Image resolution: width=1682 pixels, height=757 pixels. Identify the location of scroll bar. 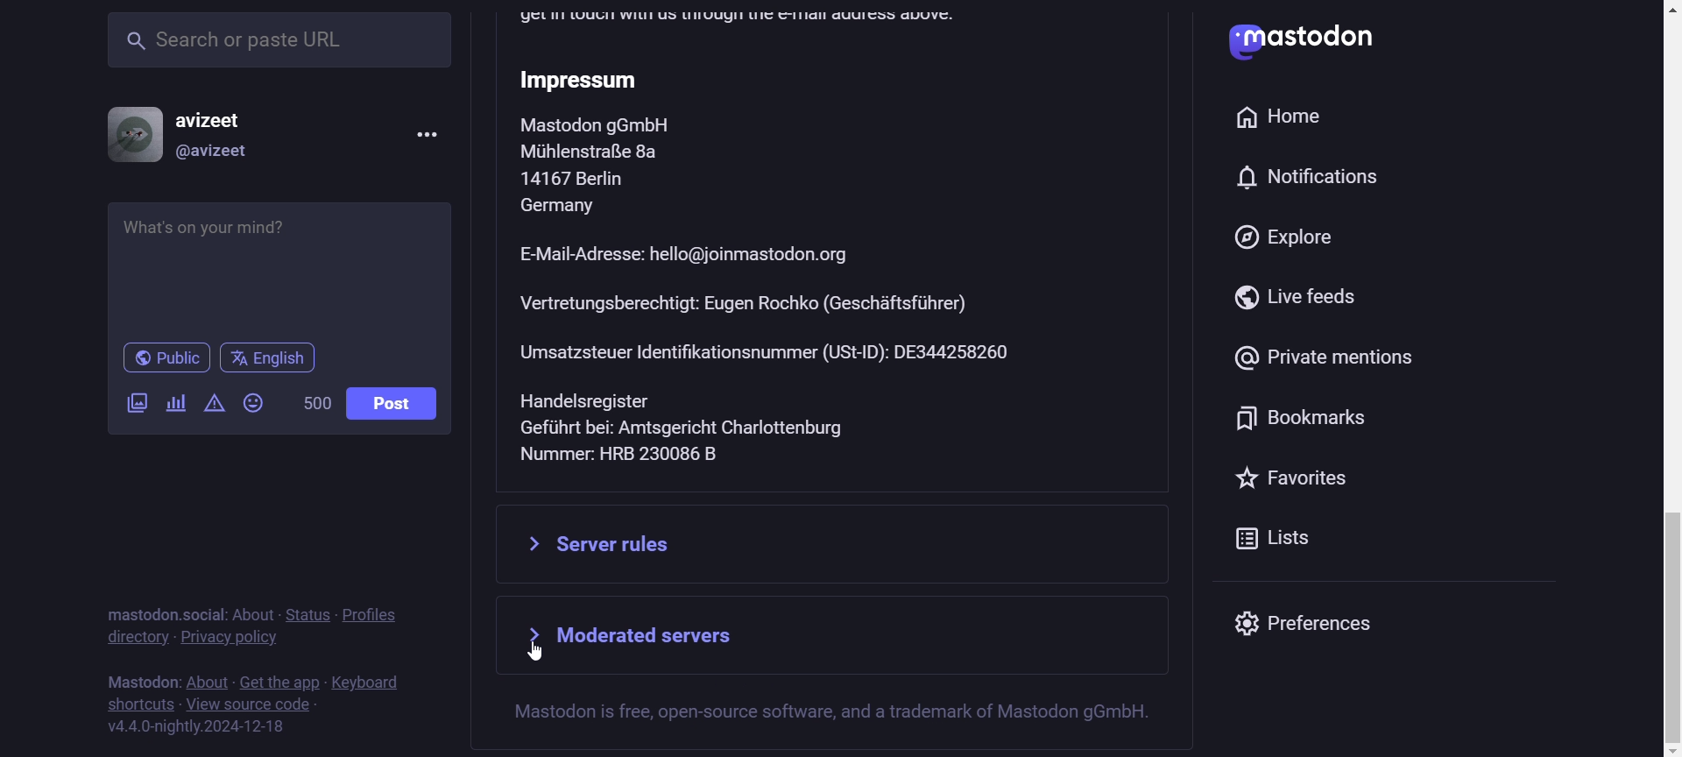
(1664, 456).